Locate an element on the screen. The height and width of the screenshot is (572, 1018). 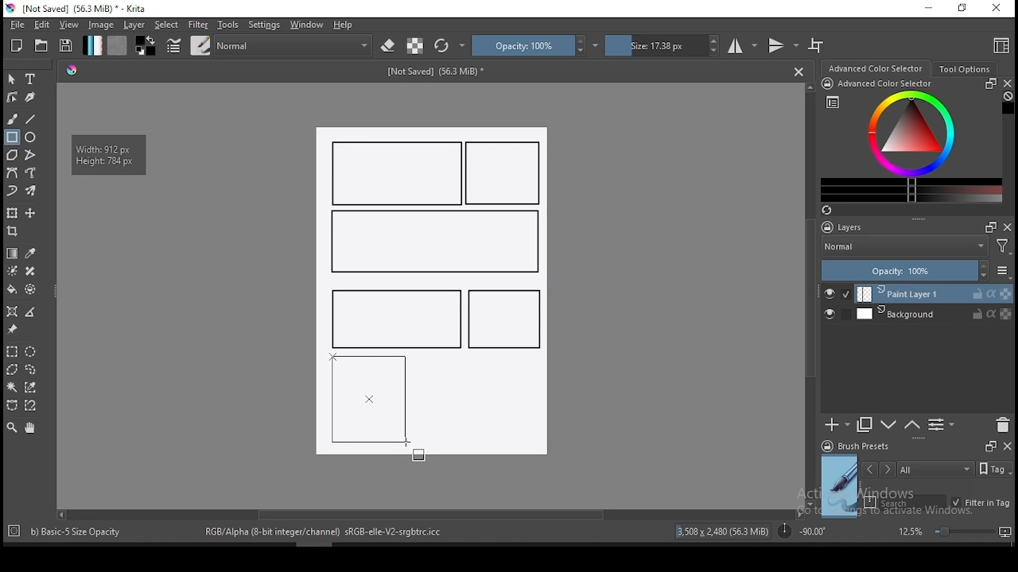
reference images tool is located at coordinates (11, 330).